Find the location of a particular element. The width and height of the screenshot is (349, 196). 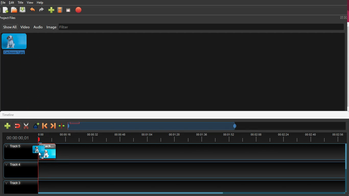

Horizontal scroll bar is located at coordinates (136, 193).